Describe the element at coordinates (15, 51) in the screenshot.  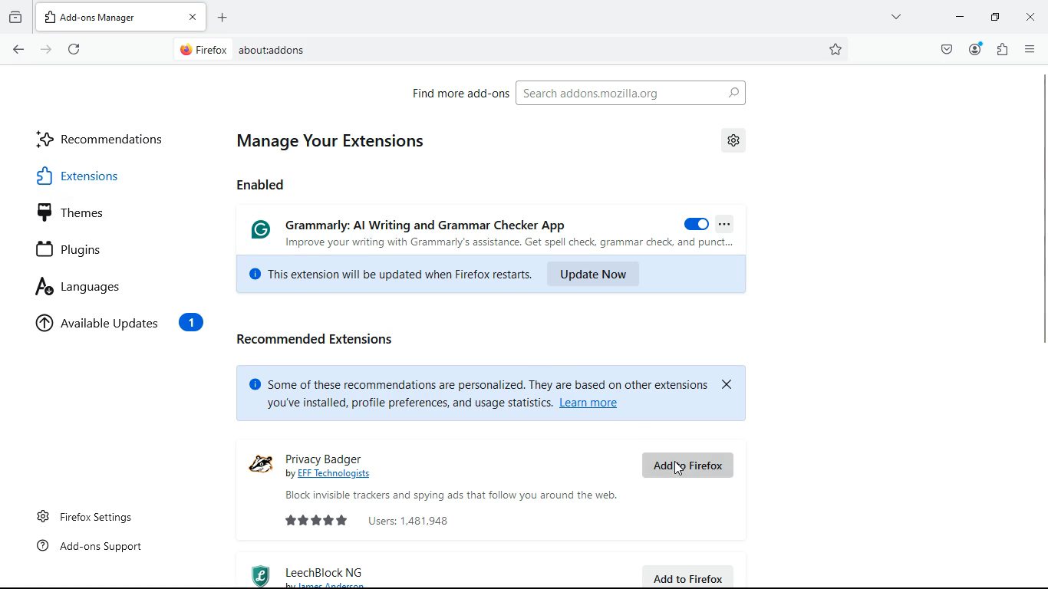
I see `back` at that location.